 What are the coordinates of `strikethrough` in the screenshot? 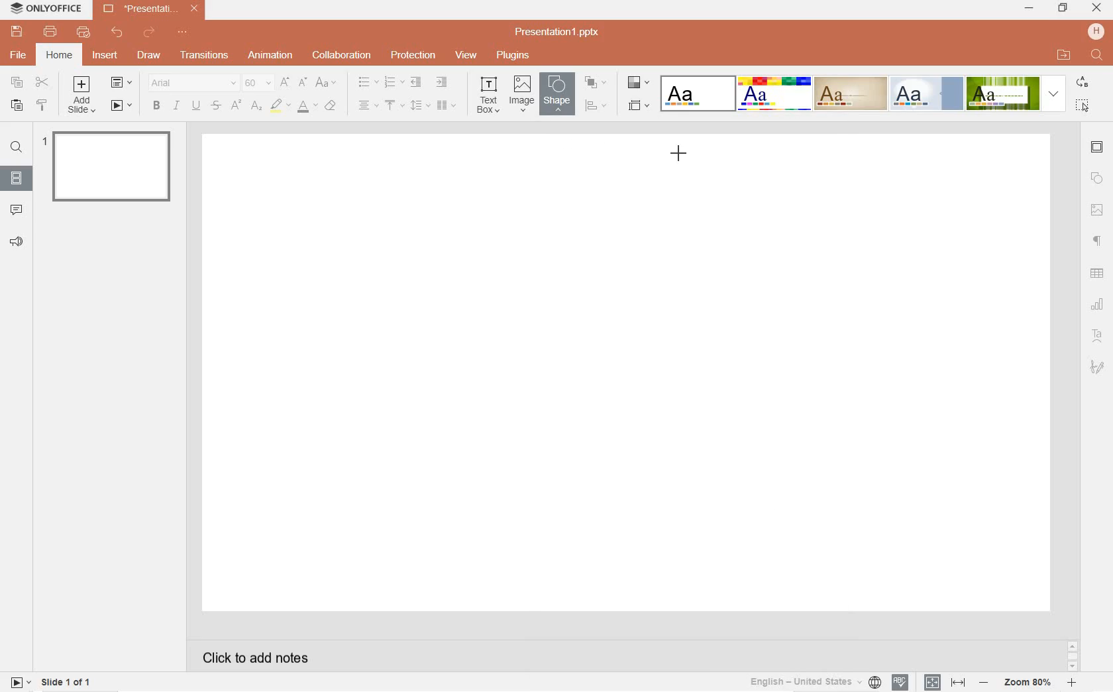 It's located at (216, 106).